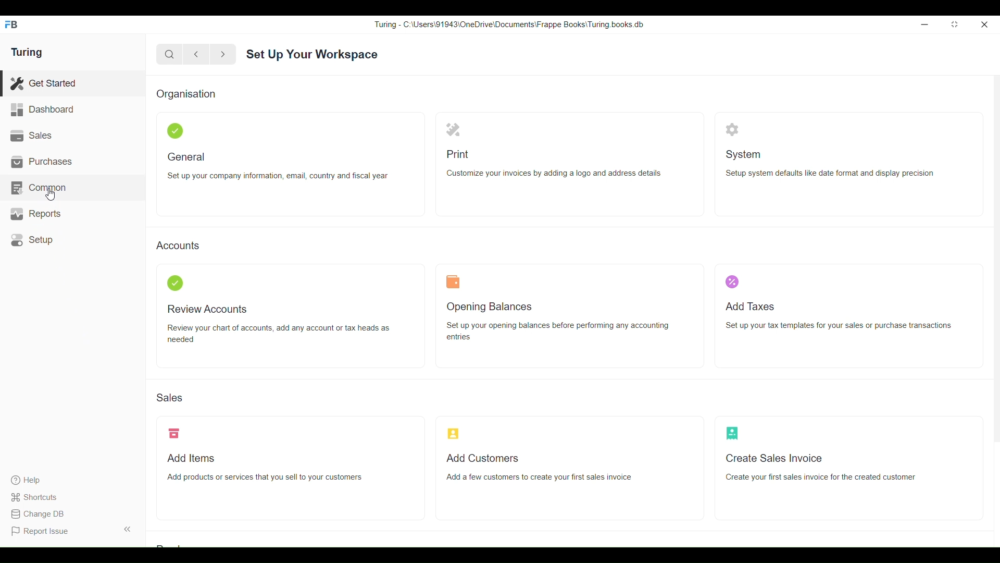 The image size is (1000, 563). Describe the element at coordinates (10, 25) in the screenshot. I see `Frappe Books logo` at that location.